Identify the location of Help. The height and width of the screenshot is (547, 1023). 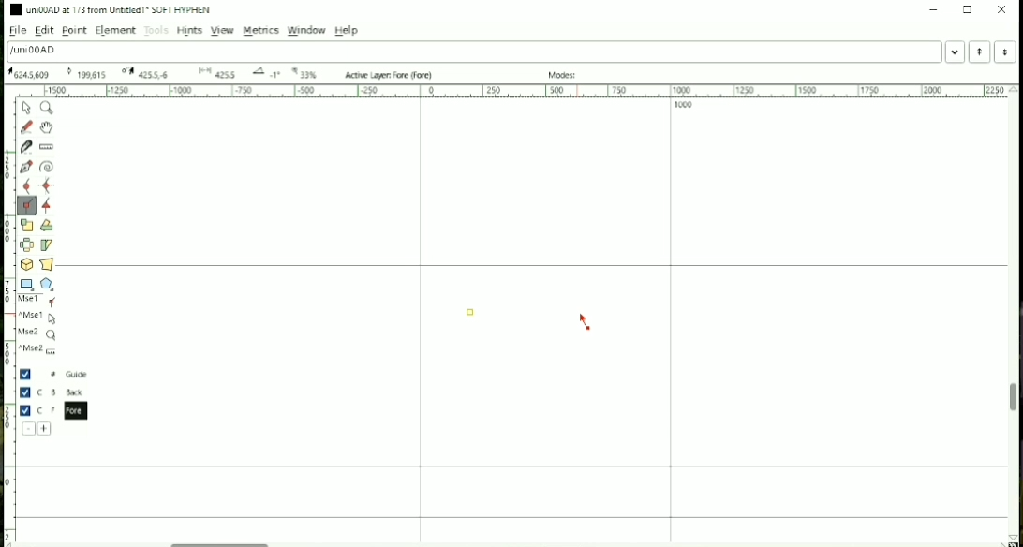
(347, 30).